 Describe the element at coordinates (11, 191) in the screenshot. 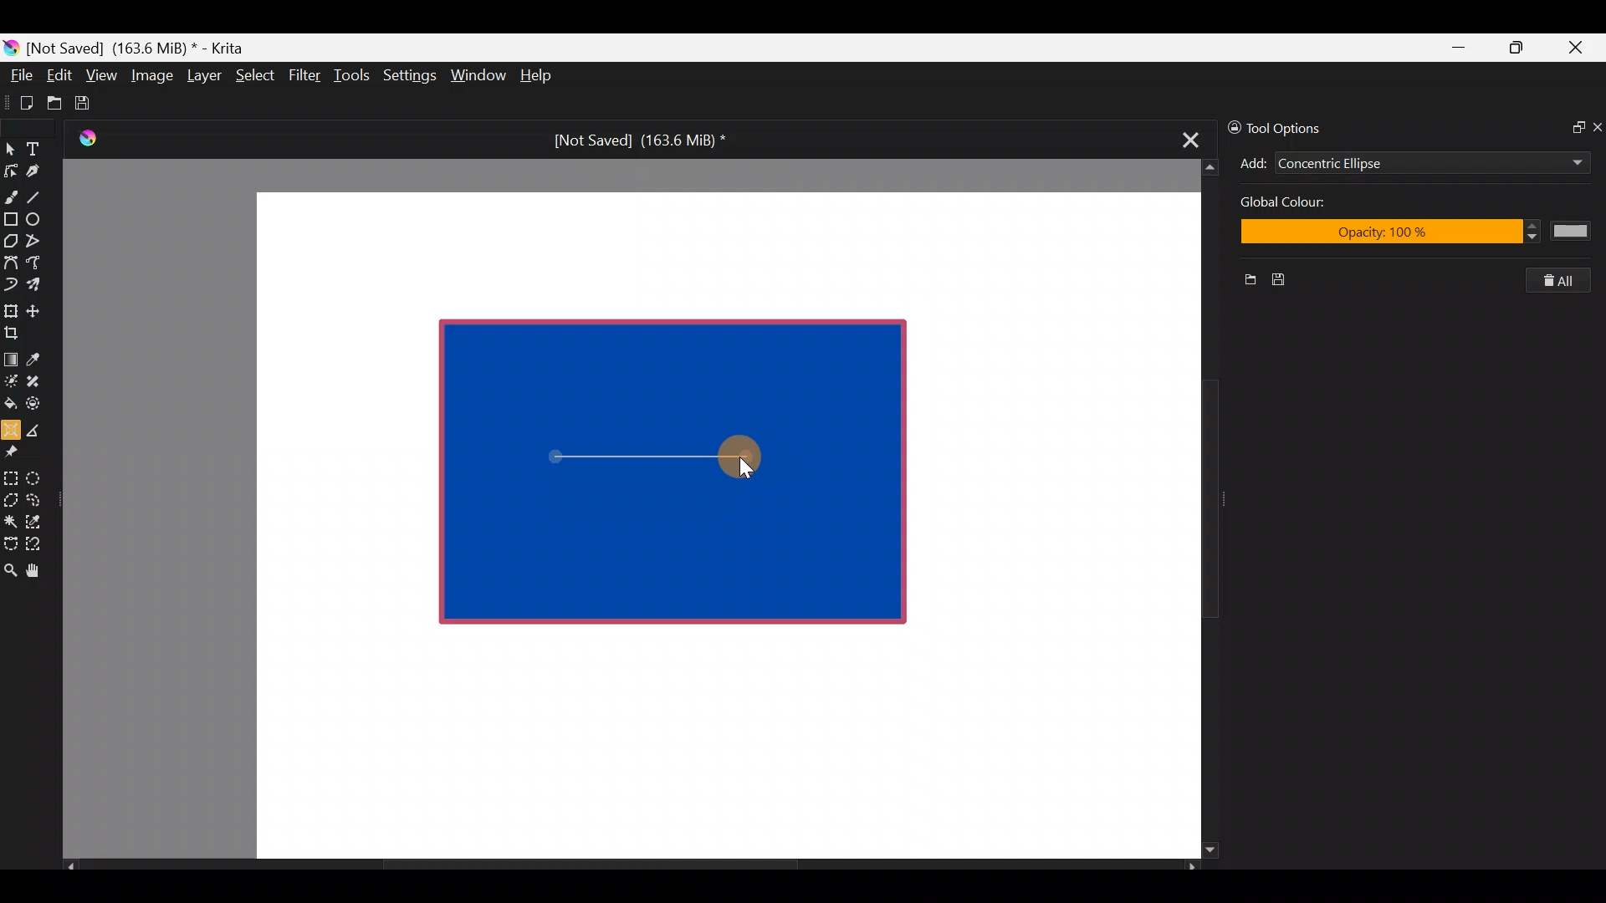

I see `Freehand brush tool` at that location.